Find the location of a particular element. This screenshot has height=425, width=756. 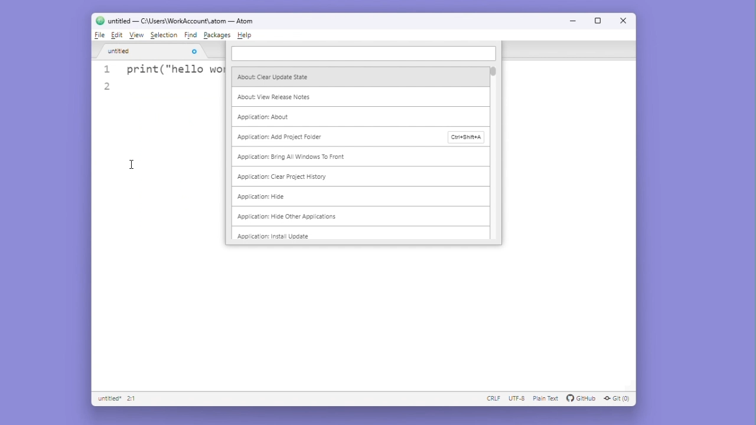

untitled* is located at coordinates (107, 399).